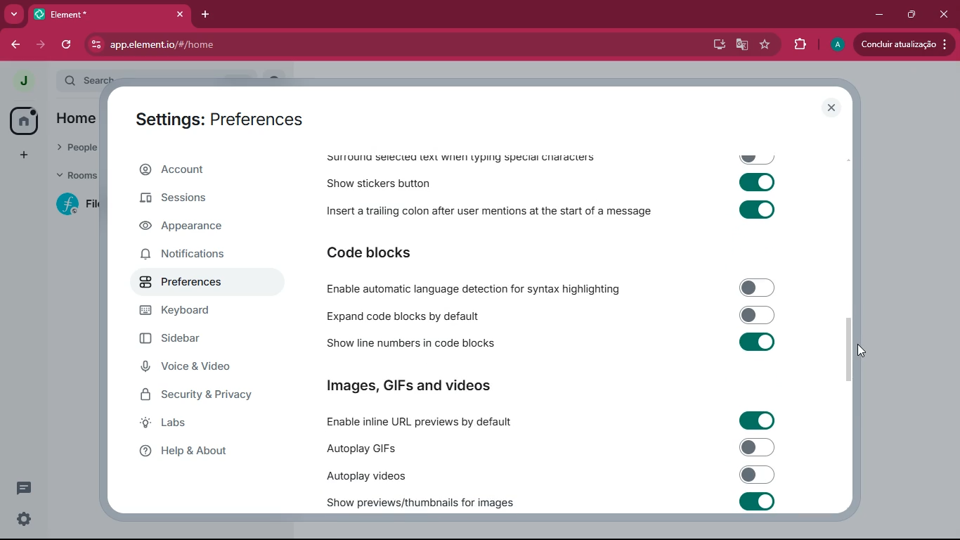  I want to click on desktop, so click(714, 45).